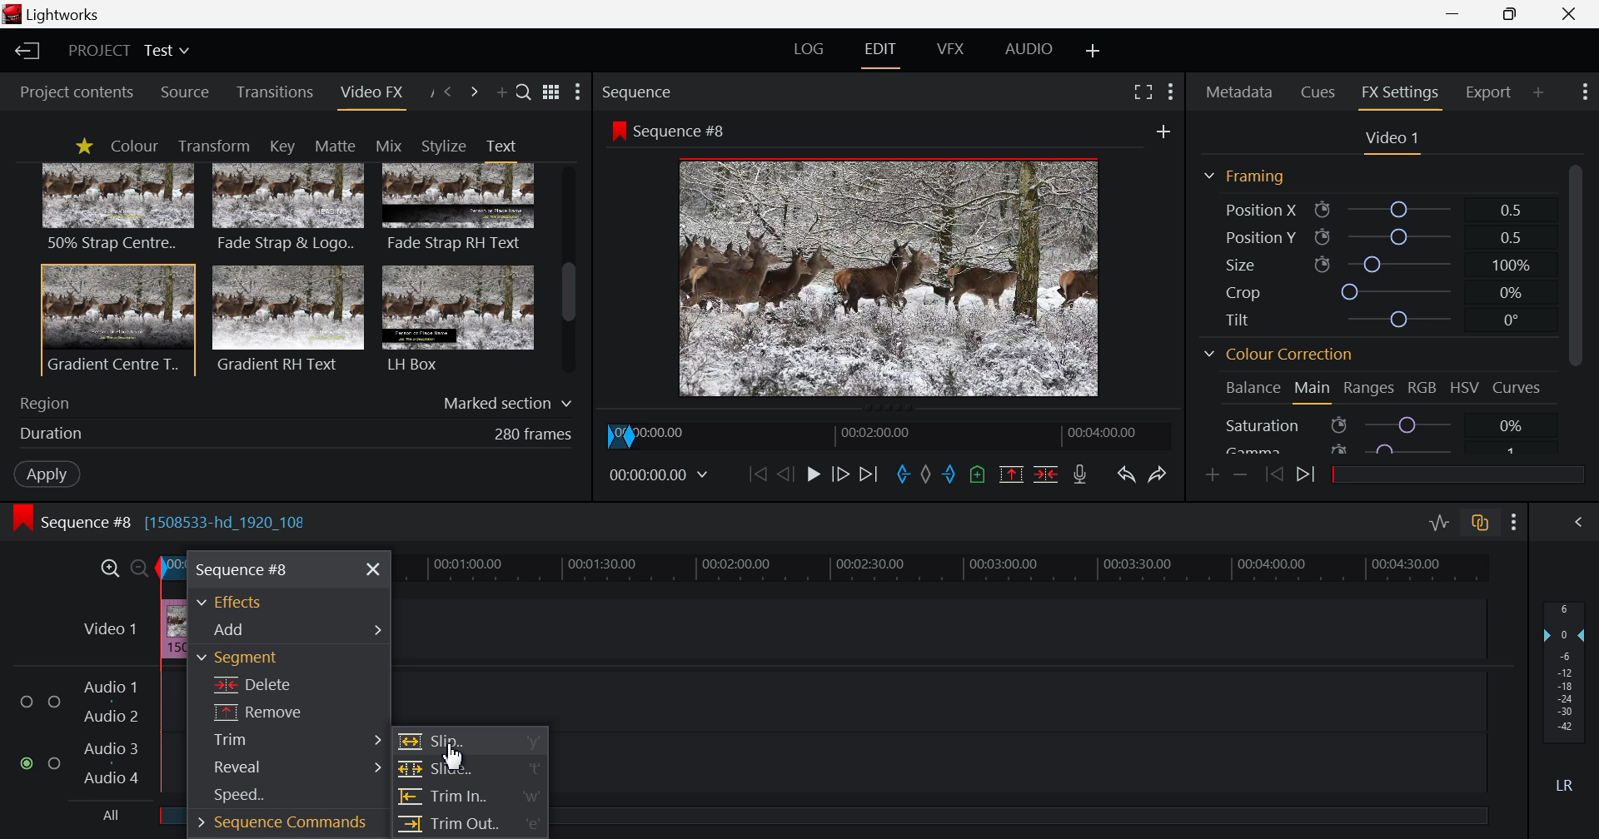  What do you see at coordinates (470, 827) in the screenshot?
I see `Trim Out` at bounding box center [470, 827].